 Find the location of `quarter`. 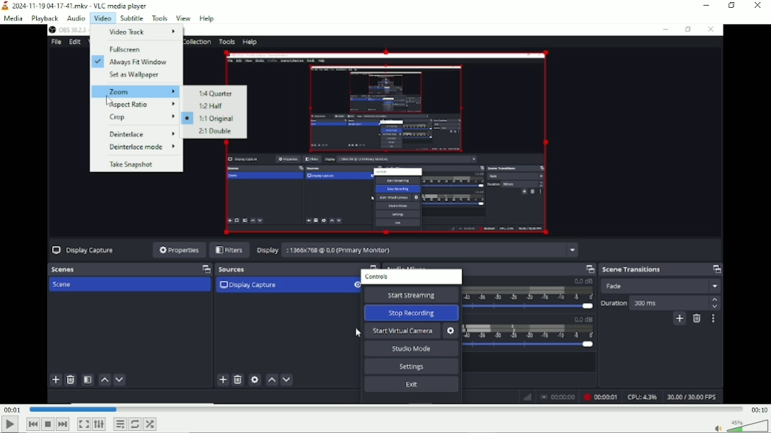

quarter is located at coordinates (214, 93).